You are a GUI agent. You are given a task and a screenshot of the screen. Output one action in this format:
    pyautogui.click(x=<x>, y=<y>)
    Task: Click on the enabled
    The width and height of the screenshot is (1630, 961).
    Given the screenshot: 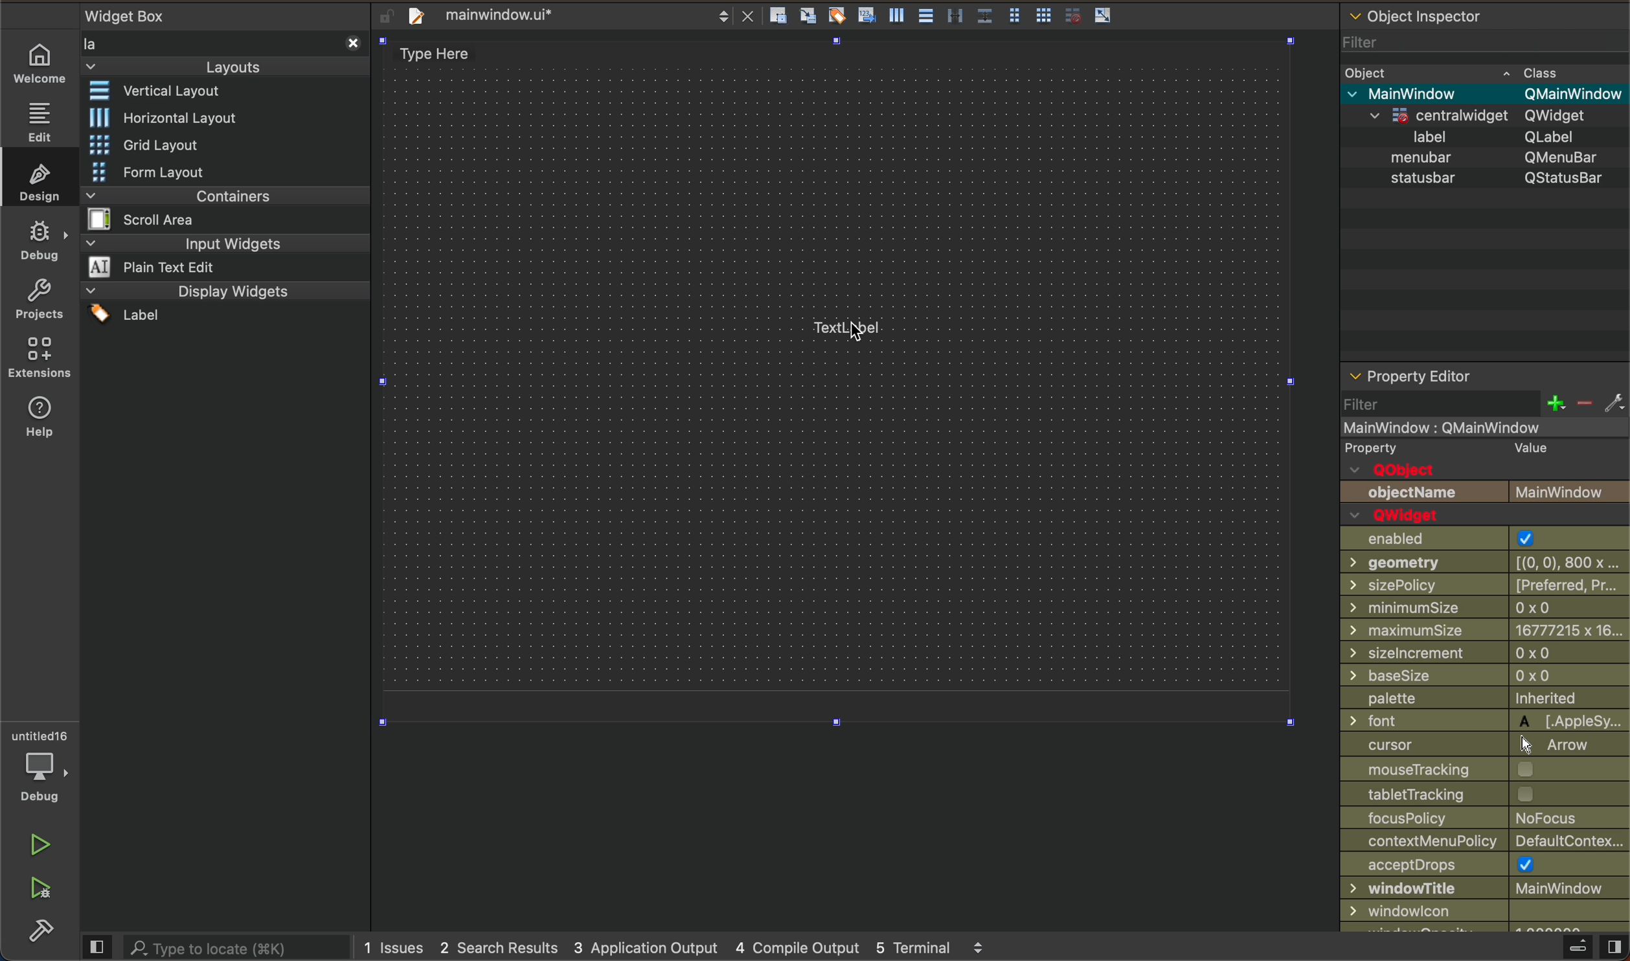 What is the action you would take?
    pyautogui.click(x=1471, y=539)
    